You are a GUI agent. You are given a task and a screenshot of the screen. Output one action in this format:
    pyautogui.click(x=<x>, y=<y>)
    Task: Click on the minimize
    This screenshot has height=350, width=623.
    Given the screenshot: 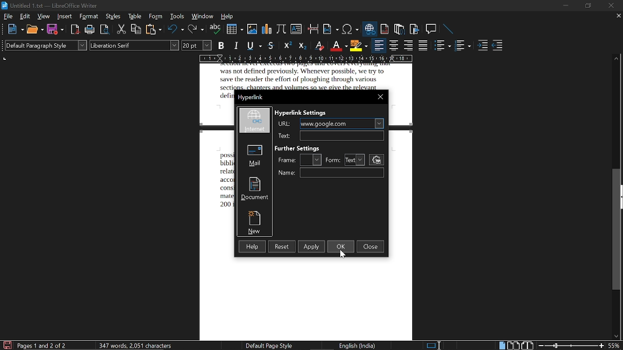 What is the action you would take?
    pyautogui.click(x=566, y=6)
    